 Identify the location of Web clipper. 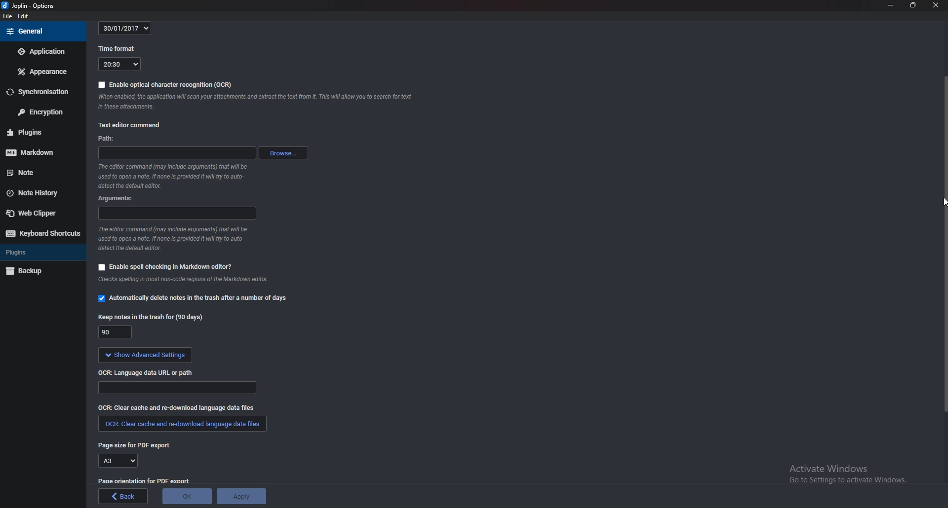
(38, 213).